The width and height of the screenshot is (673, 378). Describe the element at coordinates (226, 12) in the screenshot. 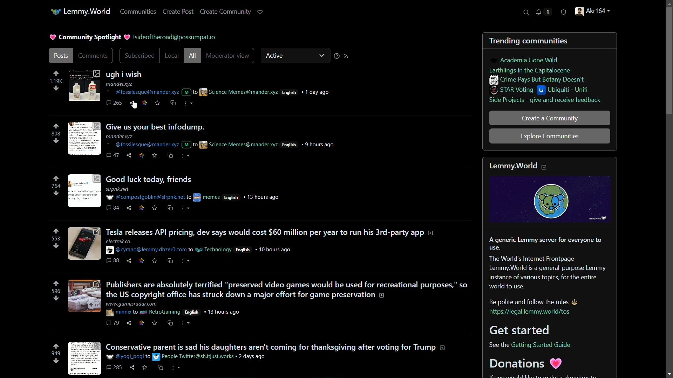

I see `create community` at that location.